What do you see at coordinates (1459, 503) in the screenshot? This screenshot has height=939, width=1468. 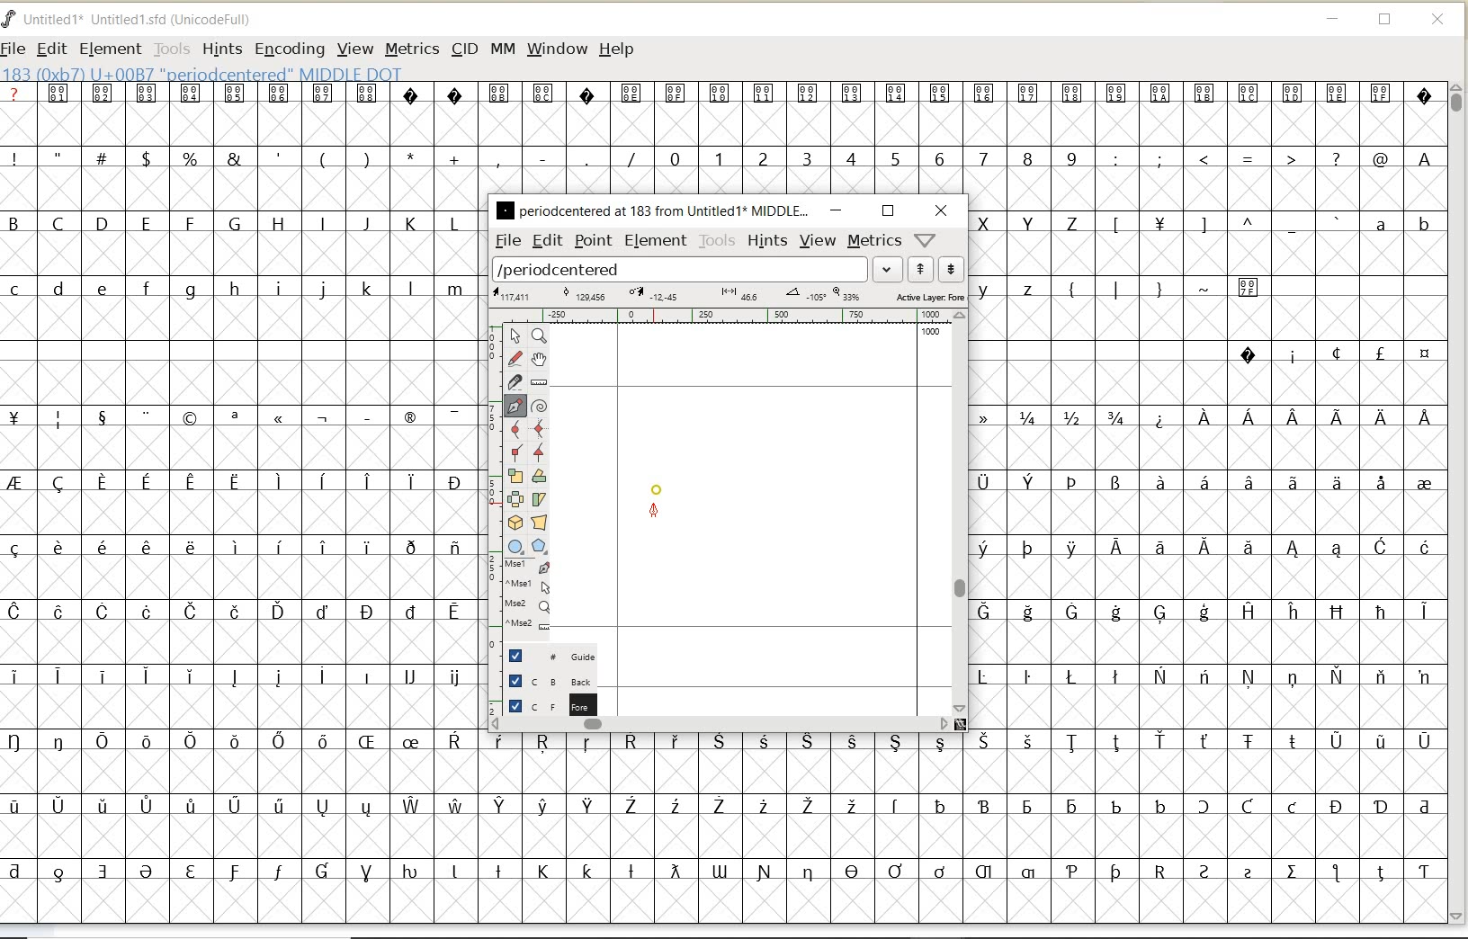 I see `SCROLLBAR` at bounding box center [1459, 503].